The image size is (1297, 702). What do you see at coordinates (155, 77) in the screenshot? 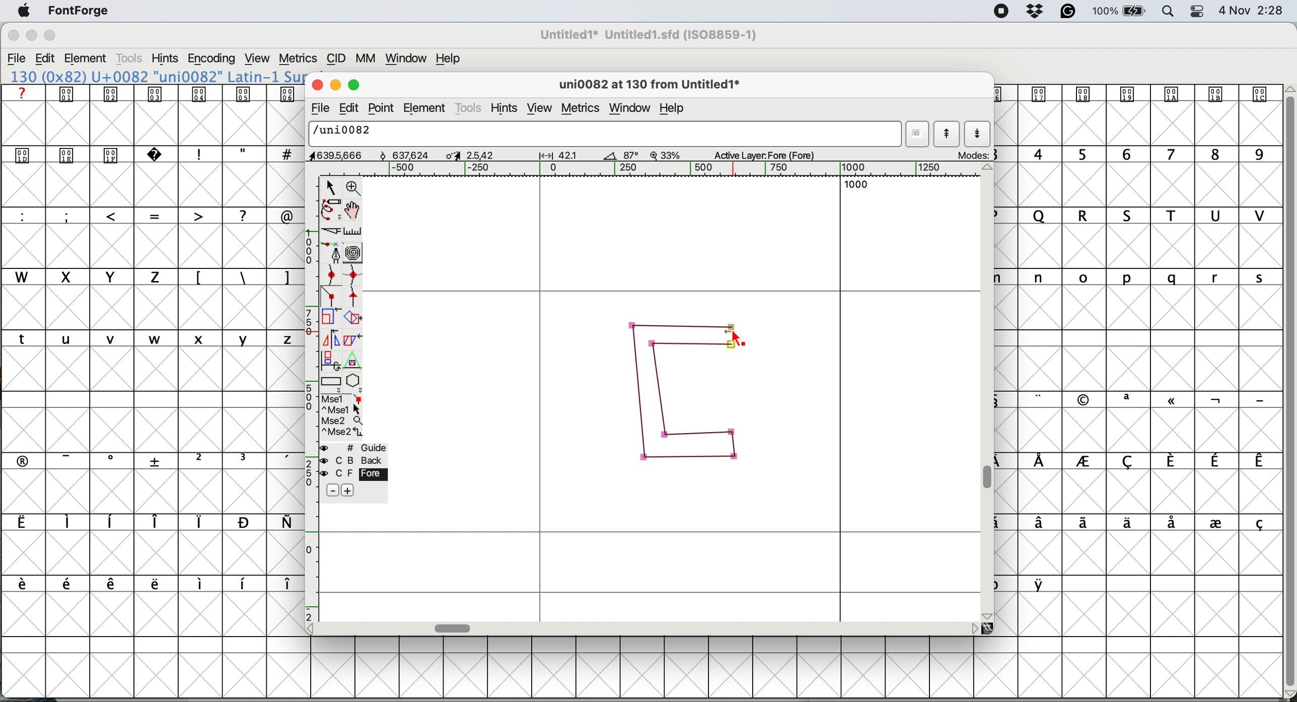
I see `font name` at bounding box center [155, 77].